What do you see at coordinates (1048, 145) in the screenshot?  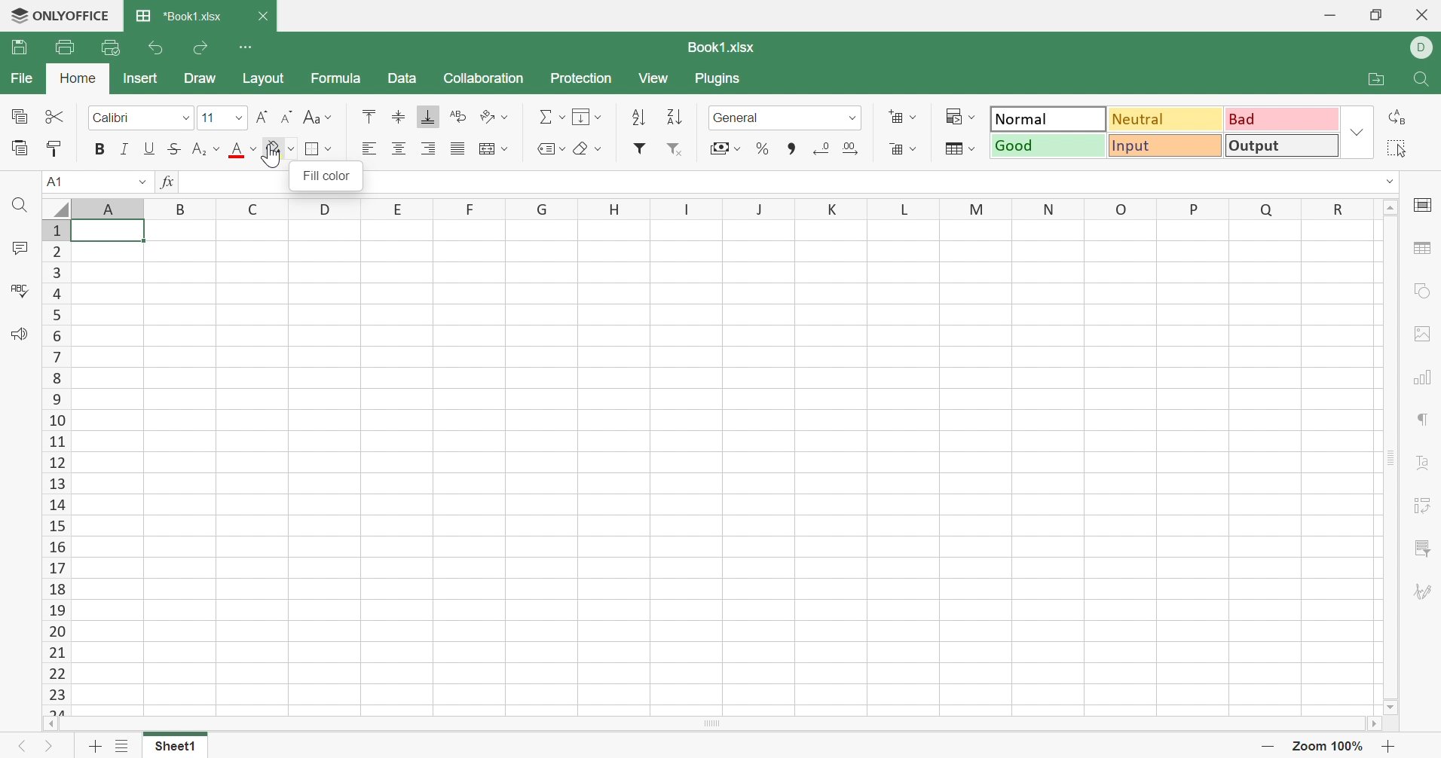 I see `Good` at bounding box center [1048, 145].